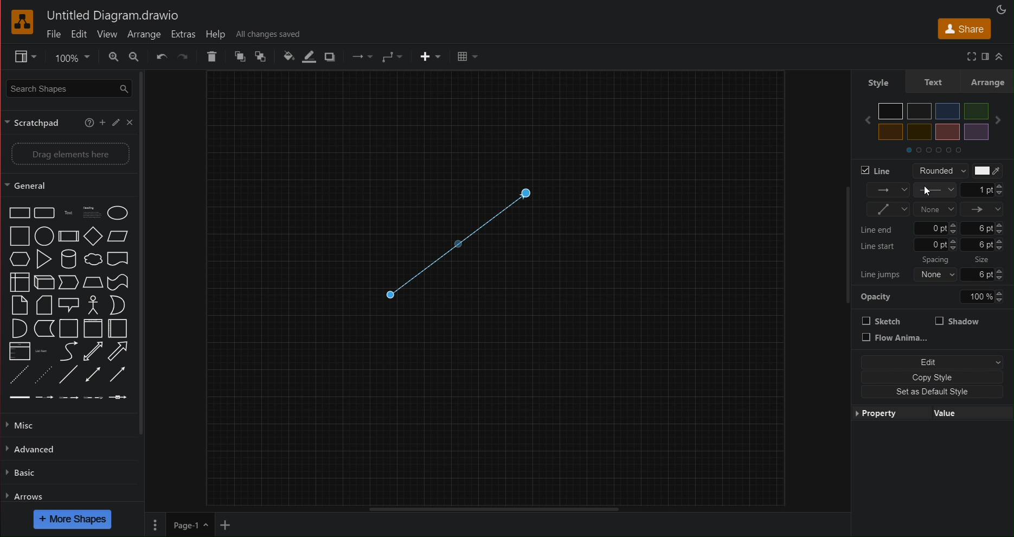 The image size is (1014, 537). Describe the element at coordinates (877, 82) in the screenshot. I see `Style` at that location.